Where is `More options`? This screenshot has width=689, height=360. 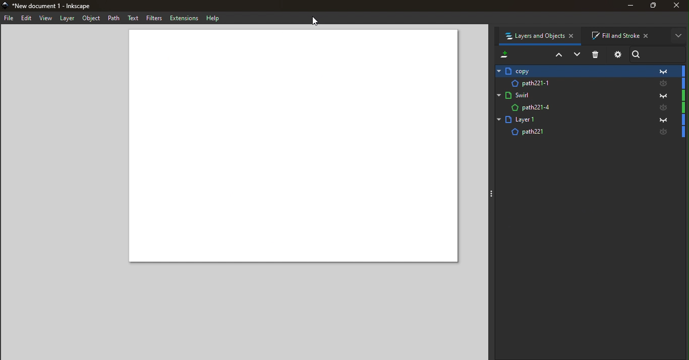 More options is located at coordinates (680, 37).